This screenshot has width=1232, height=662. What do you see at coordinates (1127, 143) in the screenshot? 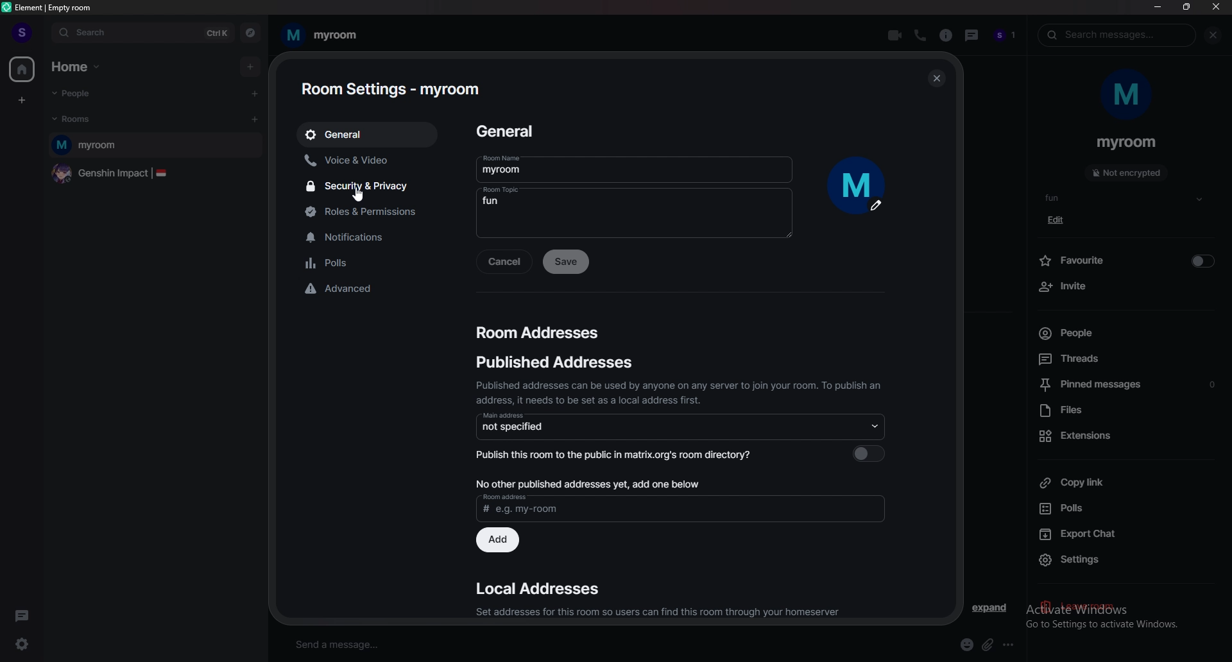
I see `myroom` at bounding box center [1127, 143].